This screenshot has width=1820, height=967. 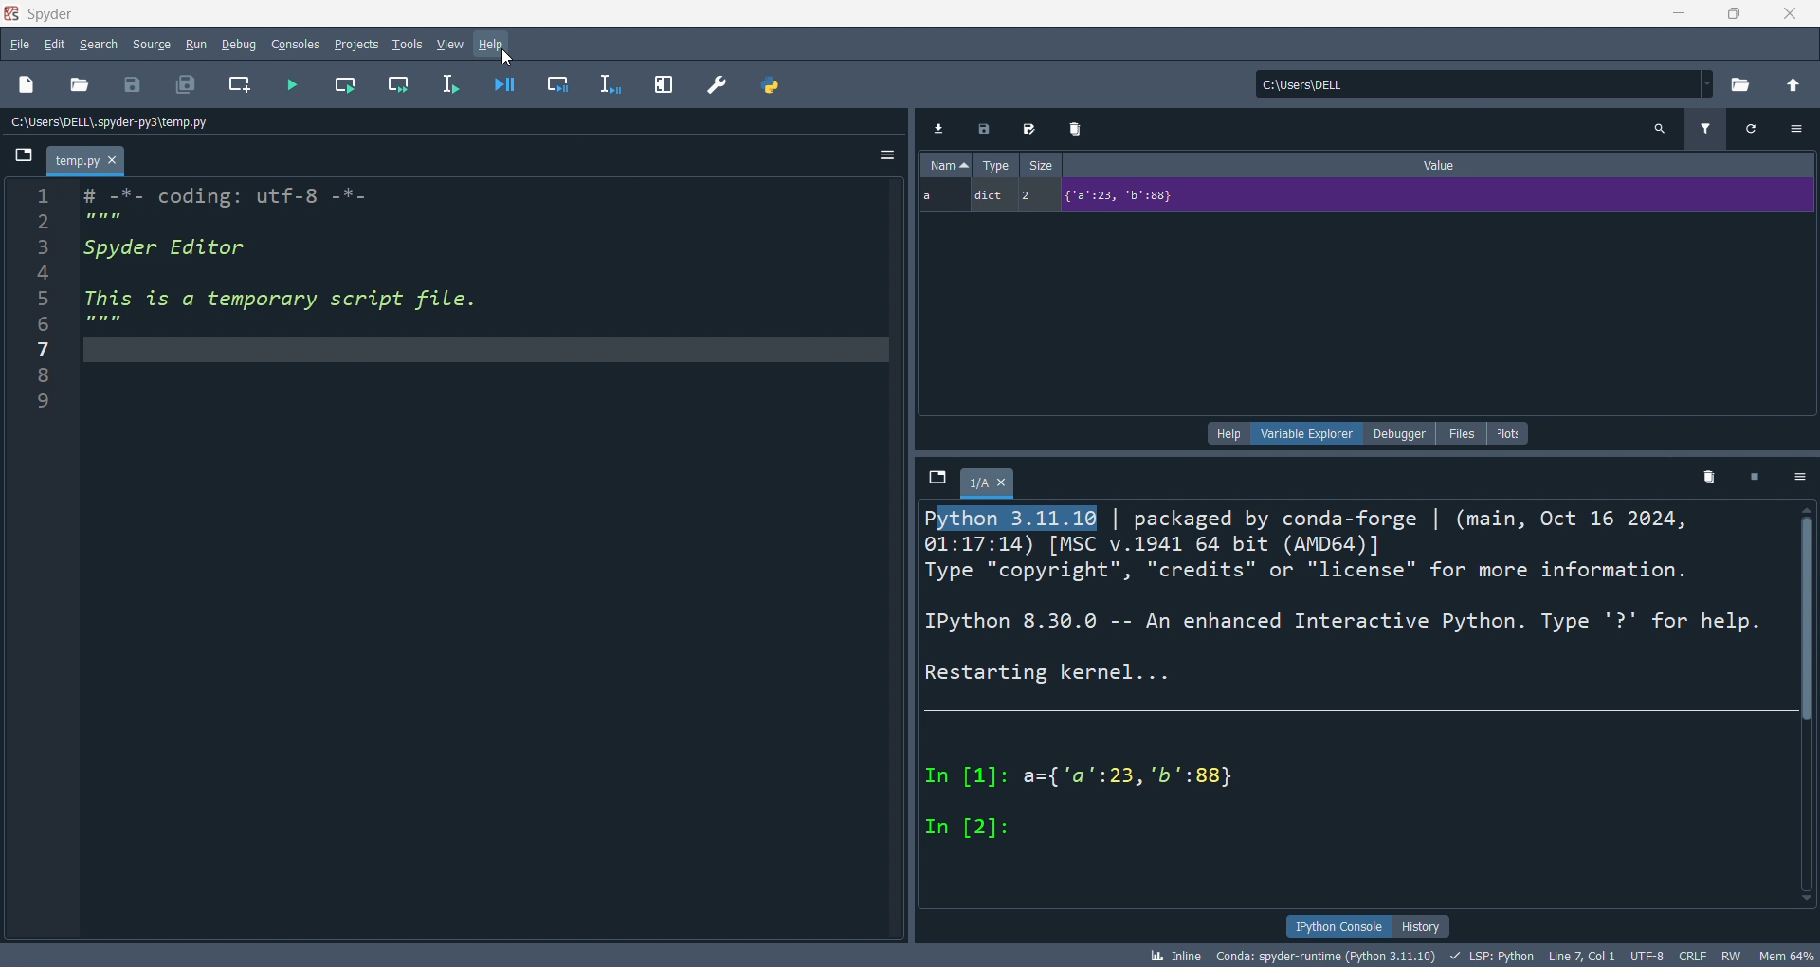 What do you see at coordinates (54, 45) in the screenshot?
I see `edit` at bounding box center [54, 45].